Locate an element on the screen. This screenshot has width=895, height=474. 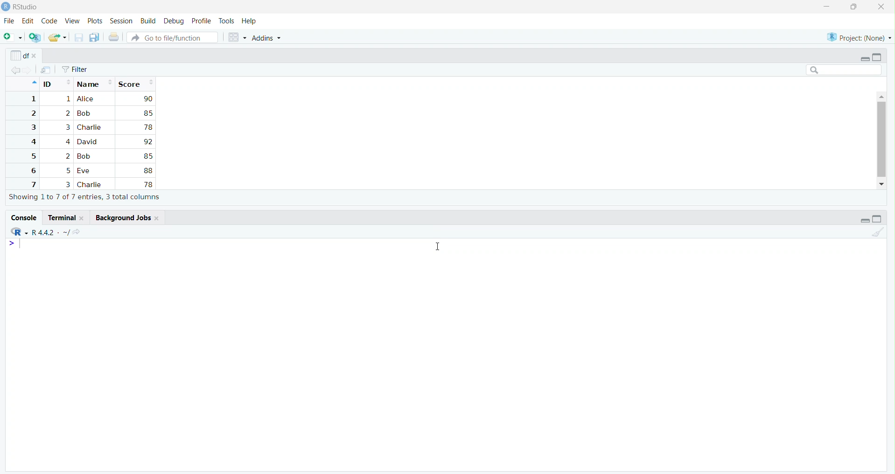
back is located at coordinates (15, 70).